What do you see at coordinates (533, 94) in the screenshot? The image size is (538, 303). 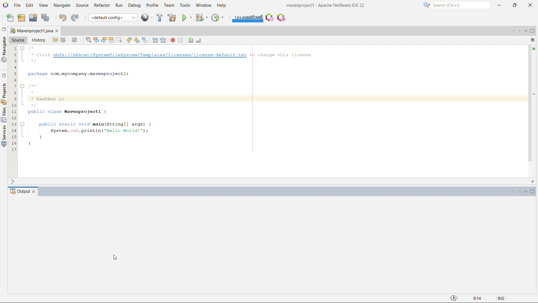 I see `line mark` at bounding box center [533, 94].